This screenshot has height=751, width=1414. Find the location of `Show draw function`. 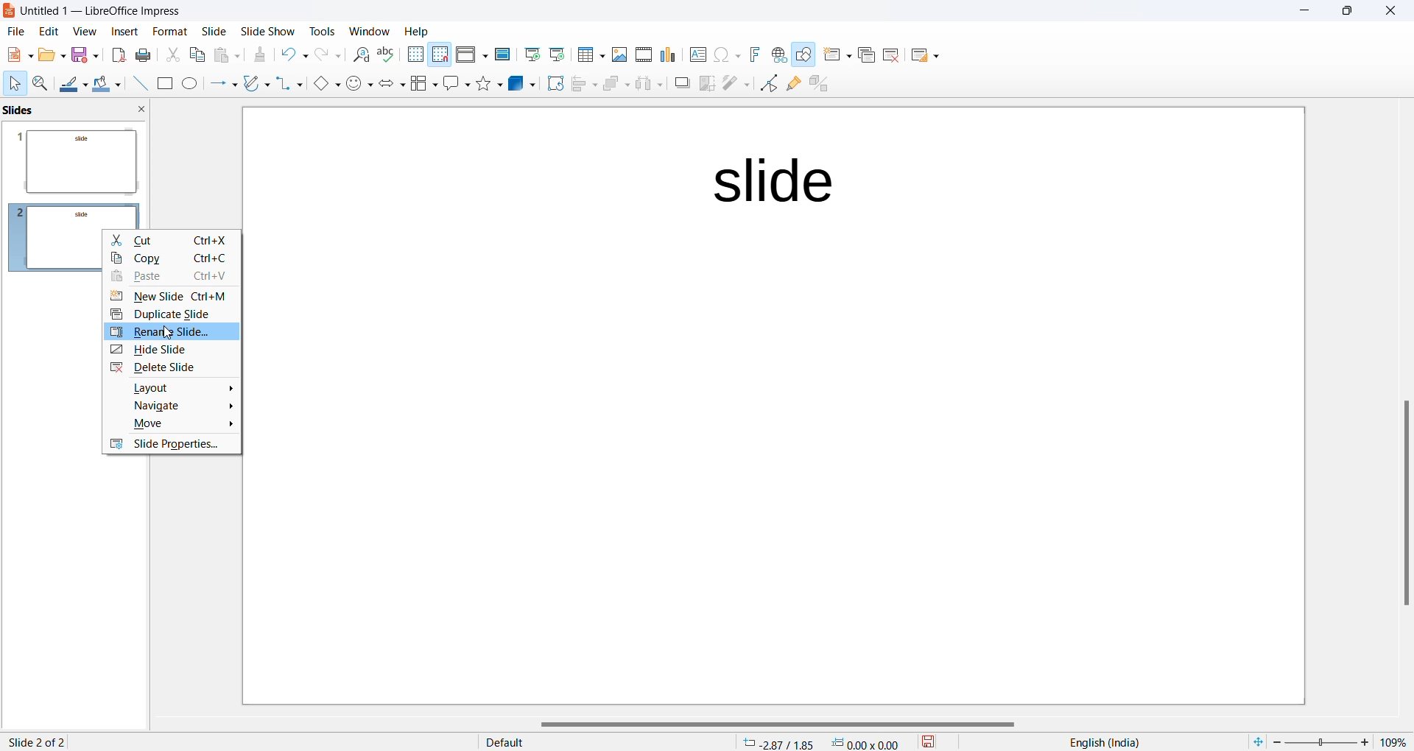

Show draw function is located at coordinates (803, 56).